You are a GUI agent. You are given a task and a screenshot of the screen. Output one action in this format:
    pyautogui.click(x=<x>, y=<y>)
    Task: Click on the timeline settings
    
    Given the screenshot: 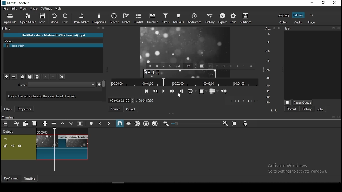 What is the action you would take?
    pyautogui.click(x=6, y=123)
    